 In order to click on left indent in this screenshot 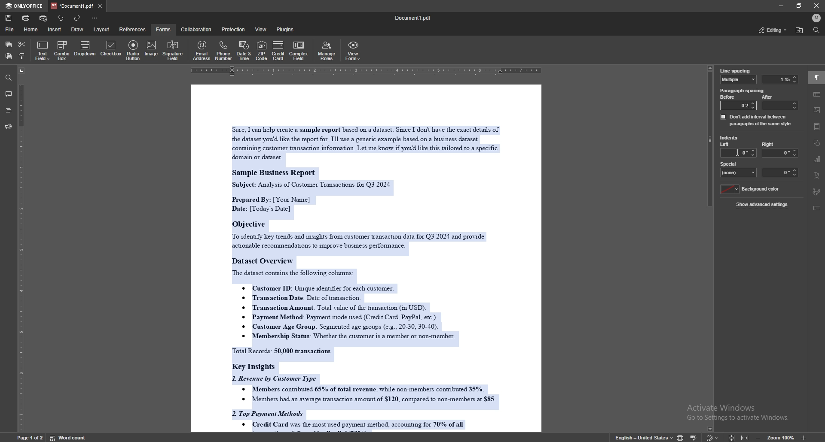, I will do `click(738, 150)`.